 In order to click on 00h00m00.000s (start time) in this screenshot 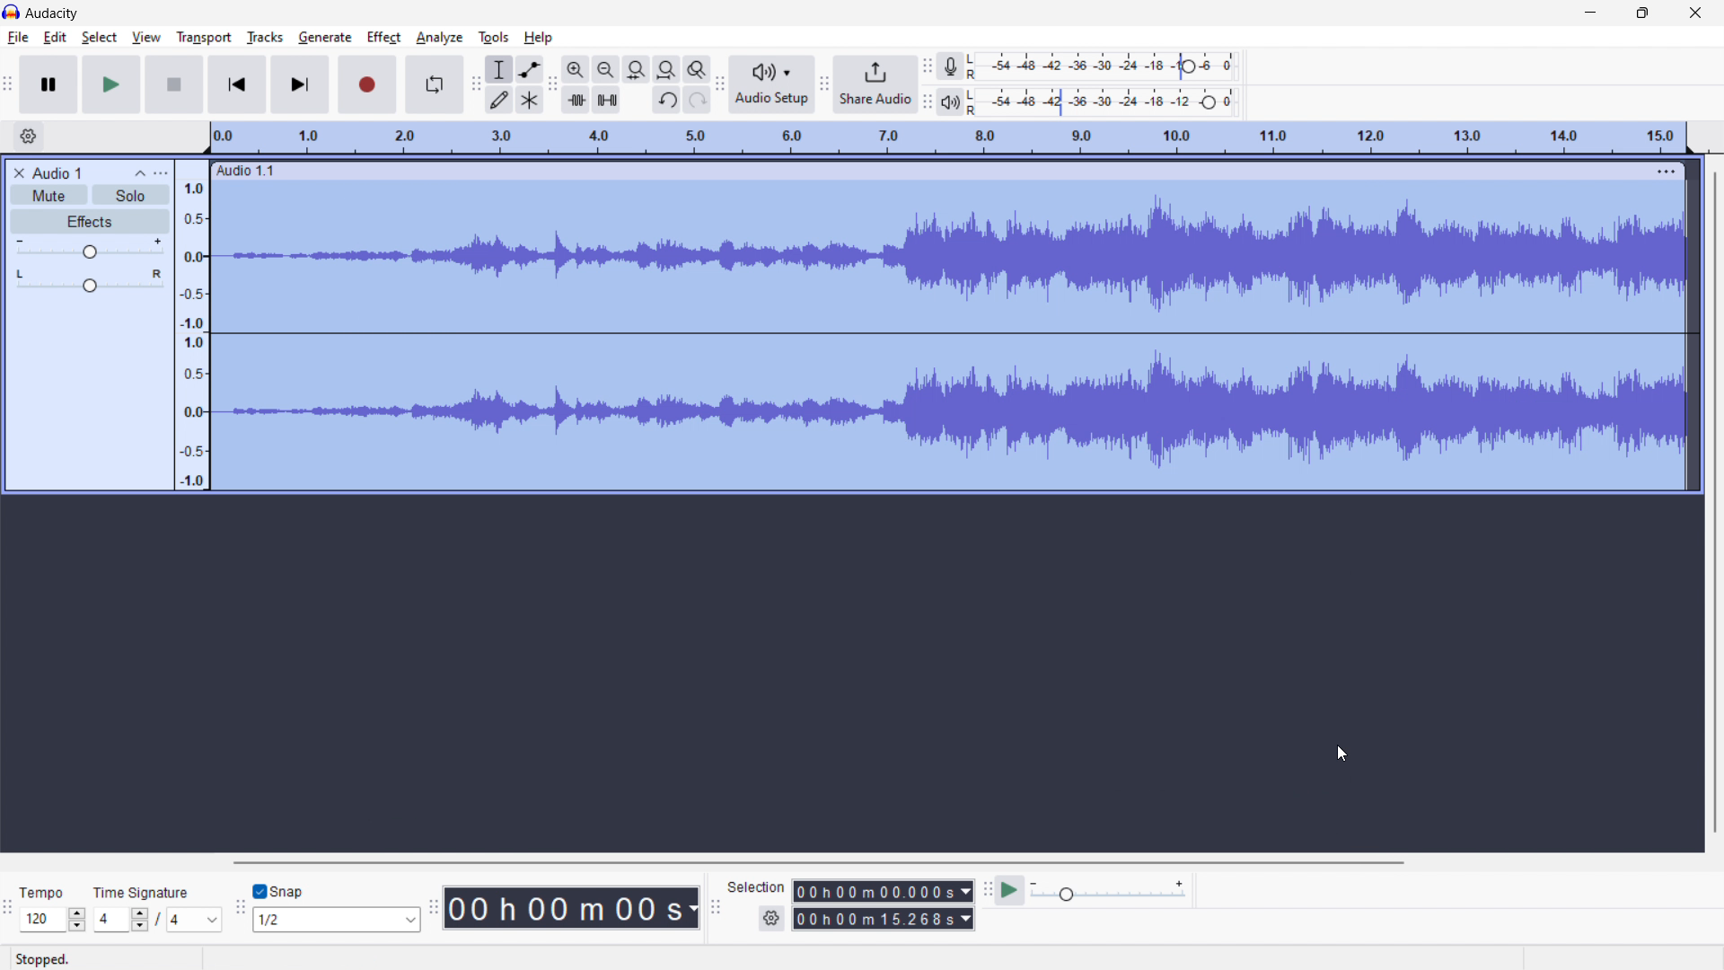, I will do `click(883, 889)`.